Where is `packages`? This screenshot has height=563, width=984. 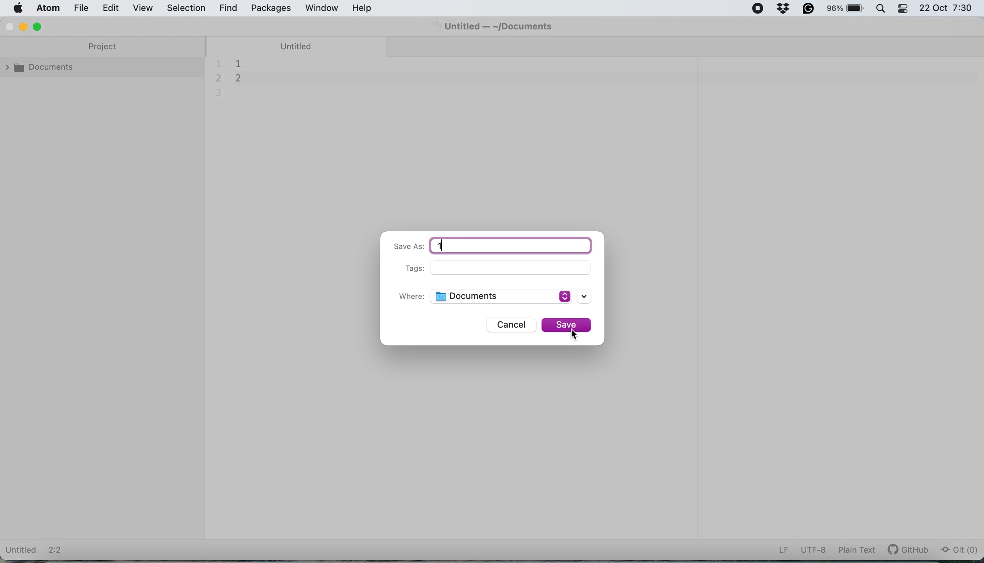
packages is located at coordinates (271, 9).